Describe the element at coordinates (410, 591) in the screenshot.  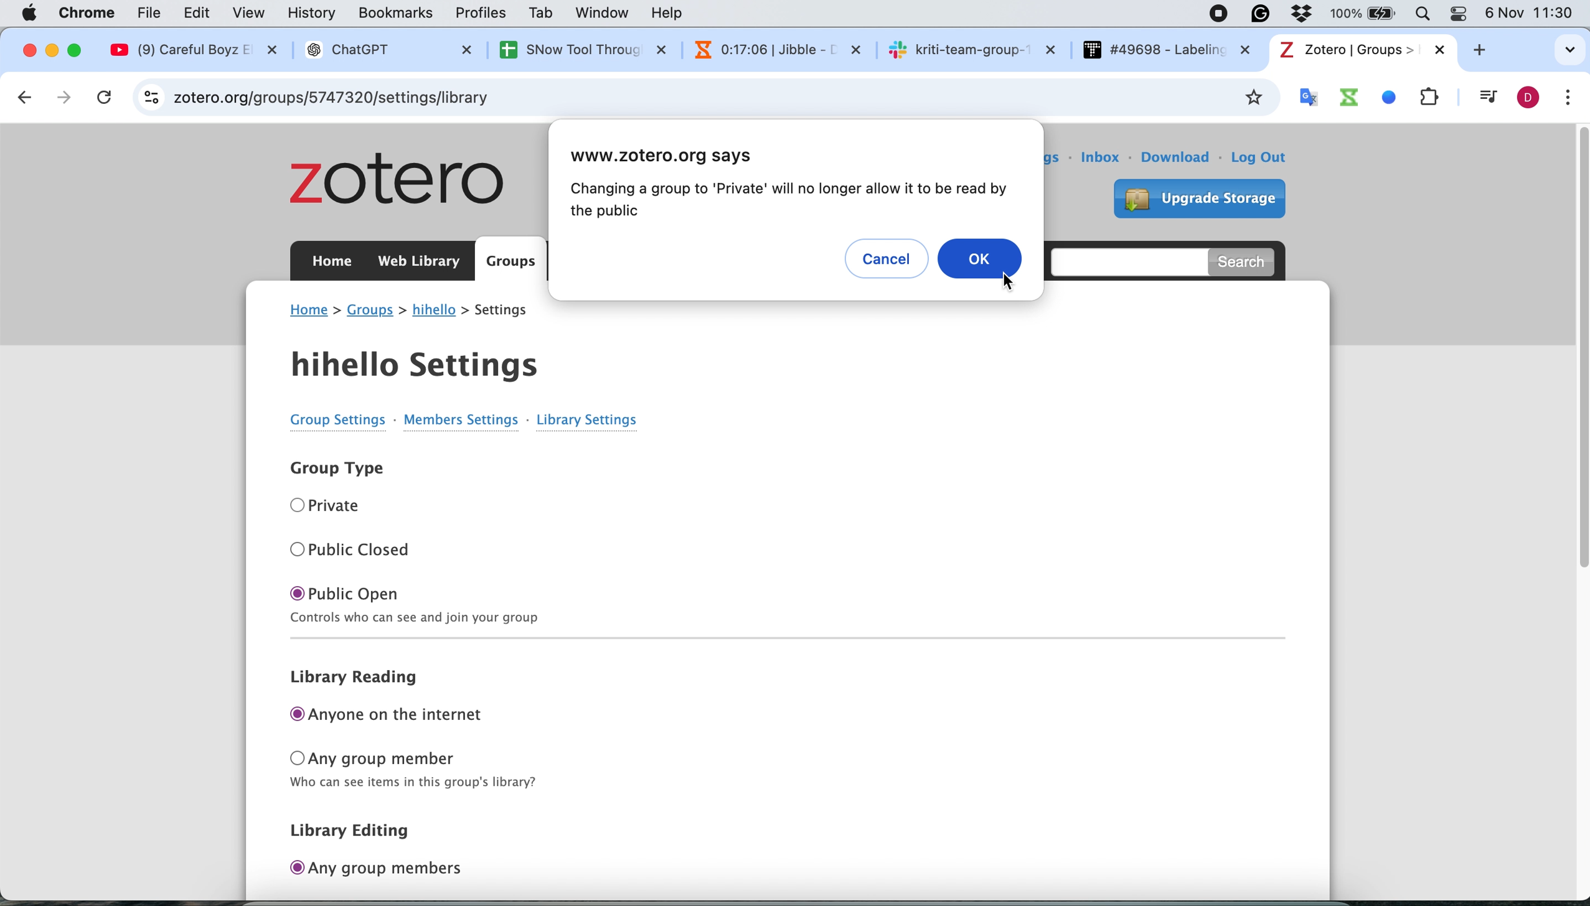
I see `O public open ` at that location.